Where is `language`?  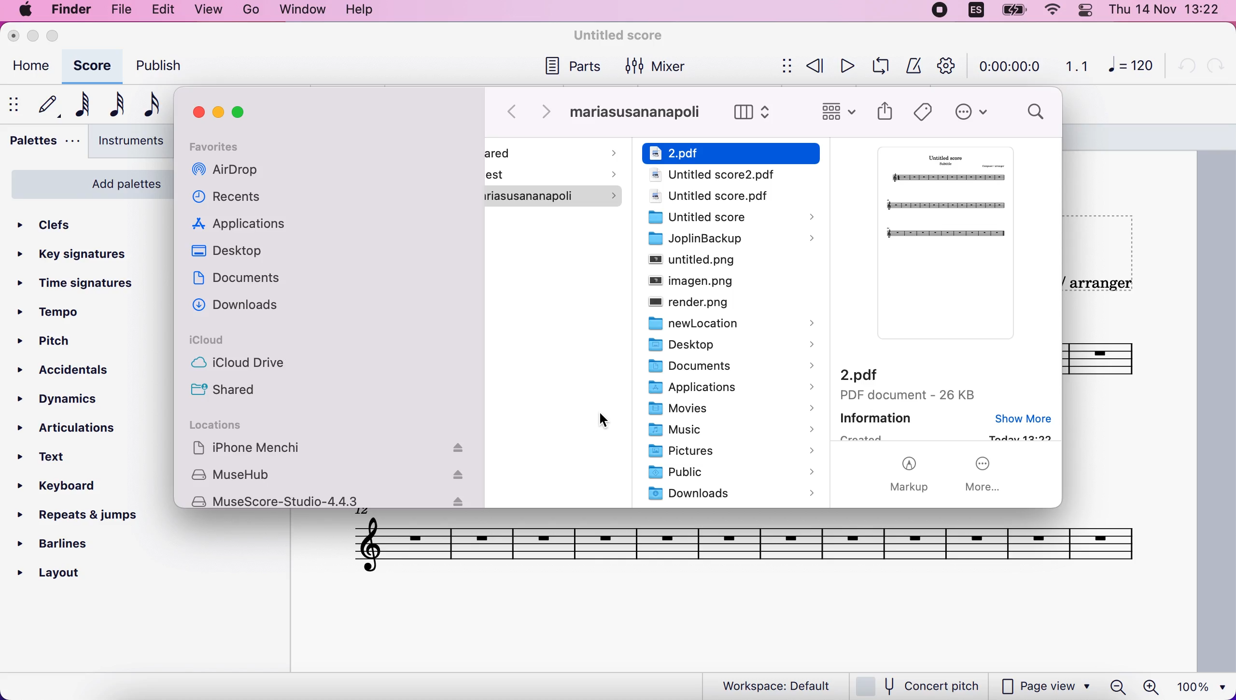 language is located at coordinates (972, 11).